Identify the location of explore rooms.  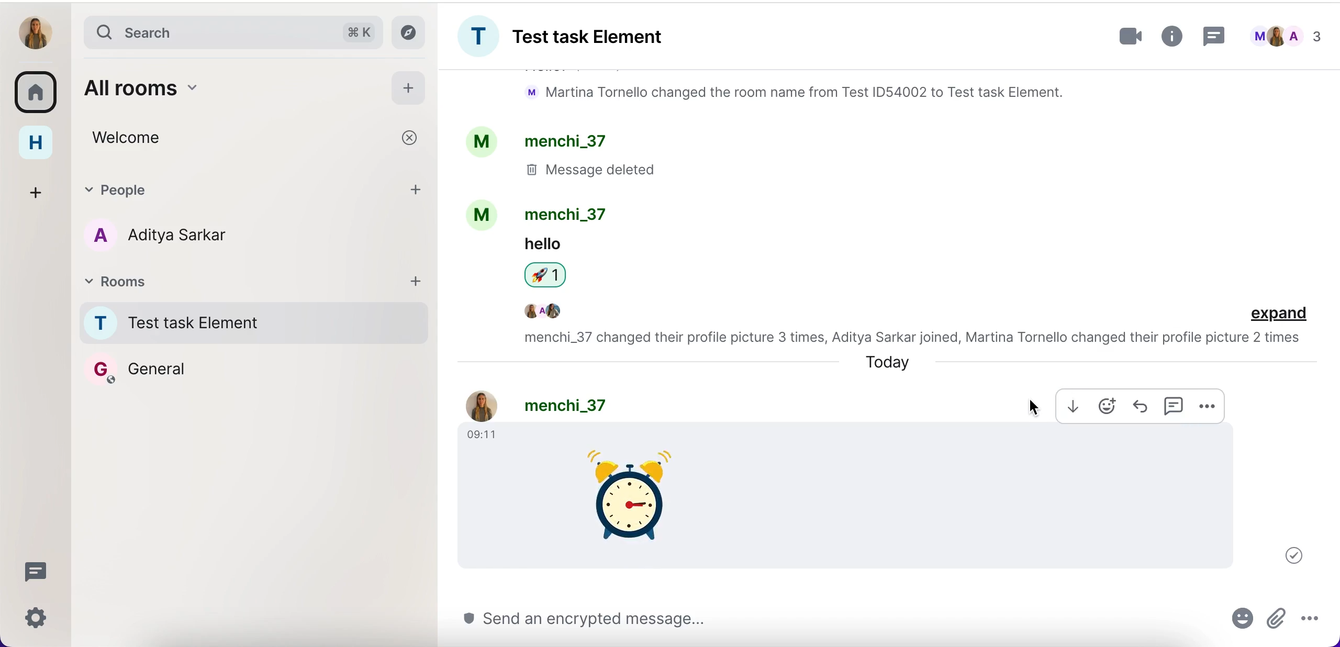
(409, 31).